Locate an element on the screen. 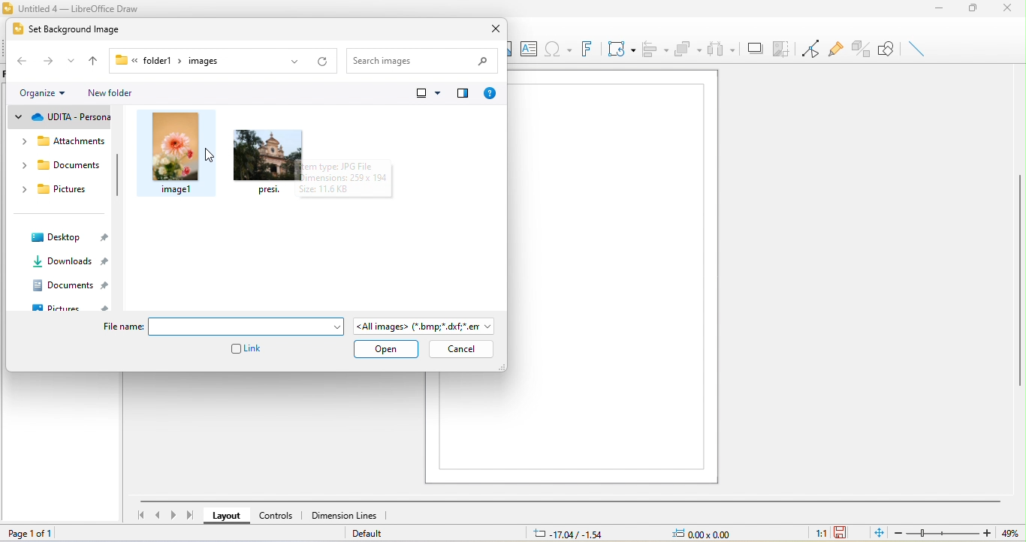  close is located at coordinates (1011, 10).